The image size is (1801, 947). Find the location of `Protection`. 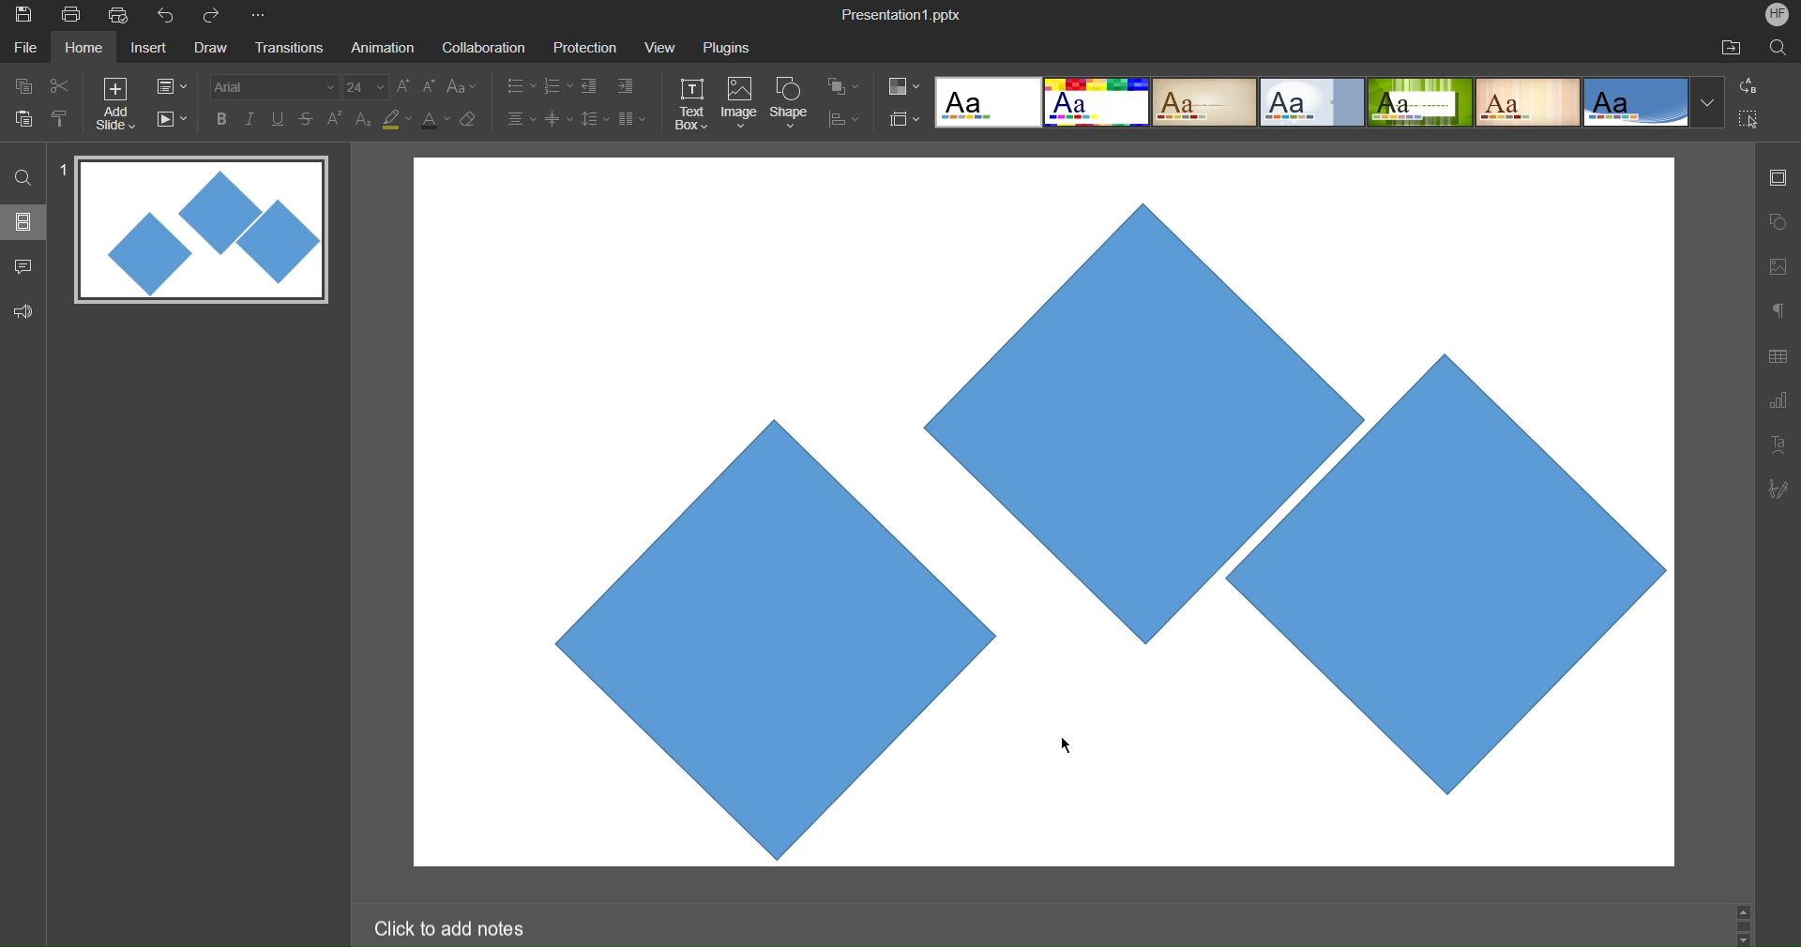

Protection is located at coordinates (577, 47).